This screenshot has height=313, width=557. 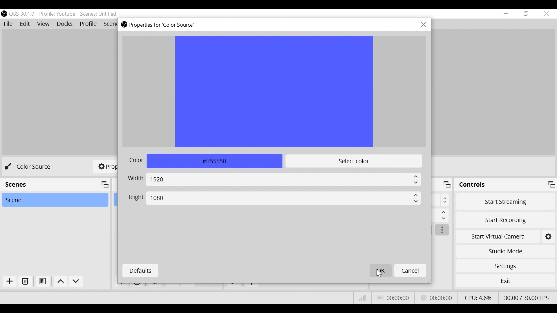 I want to click on Streaming Status, so click(x=436, y=298).